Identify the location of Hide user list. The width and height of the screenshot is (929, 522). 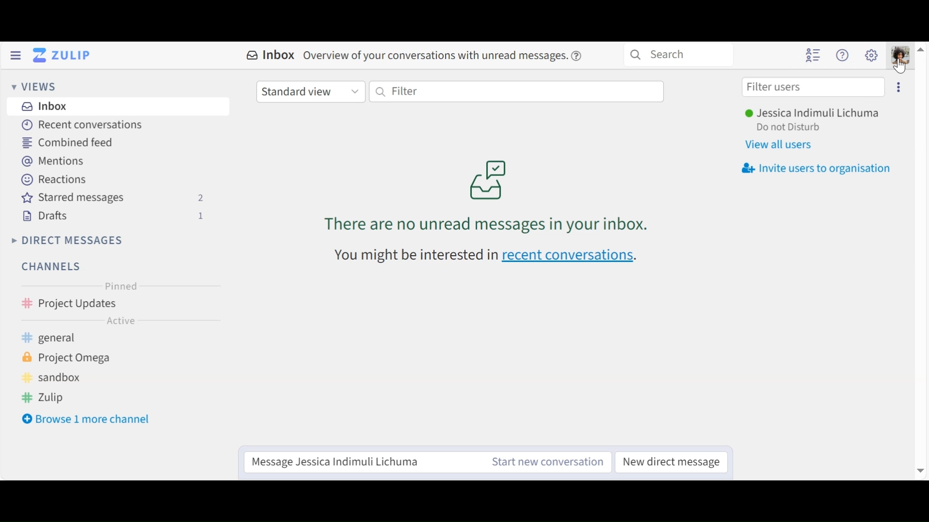
(813, 56).